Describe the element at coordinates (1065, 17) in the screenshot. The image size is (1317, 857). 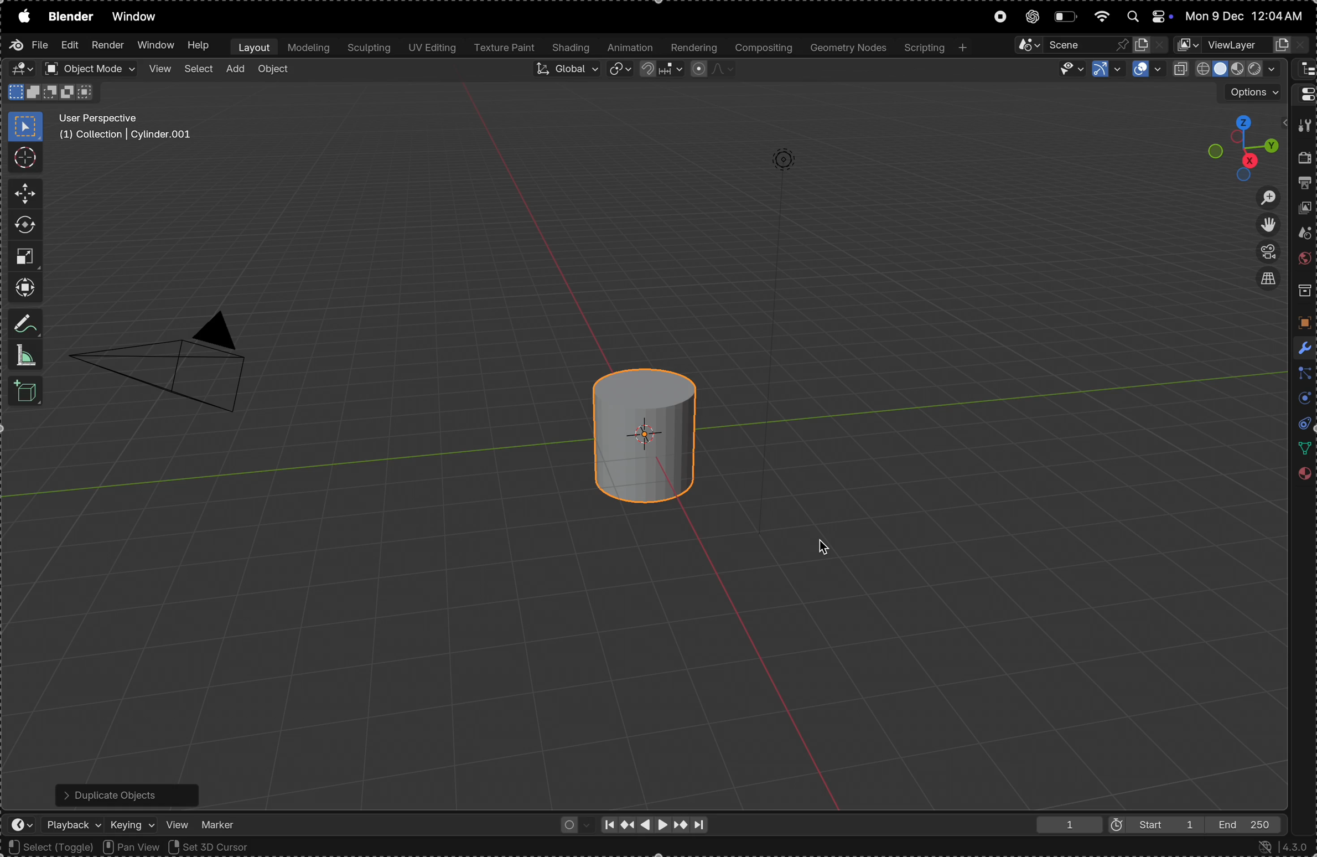
I see `battery` at that location.